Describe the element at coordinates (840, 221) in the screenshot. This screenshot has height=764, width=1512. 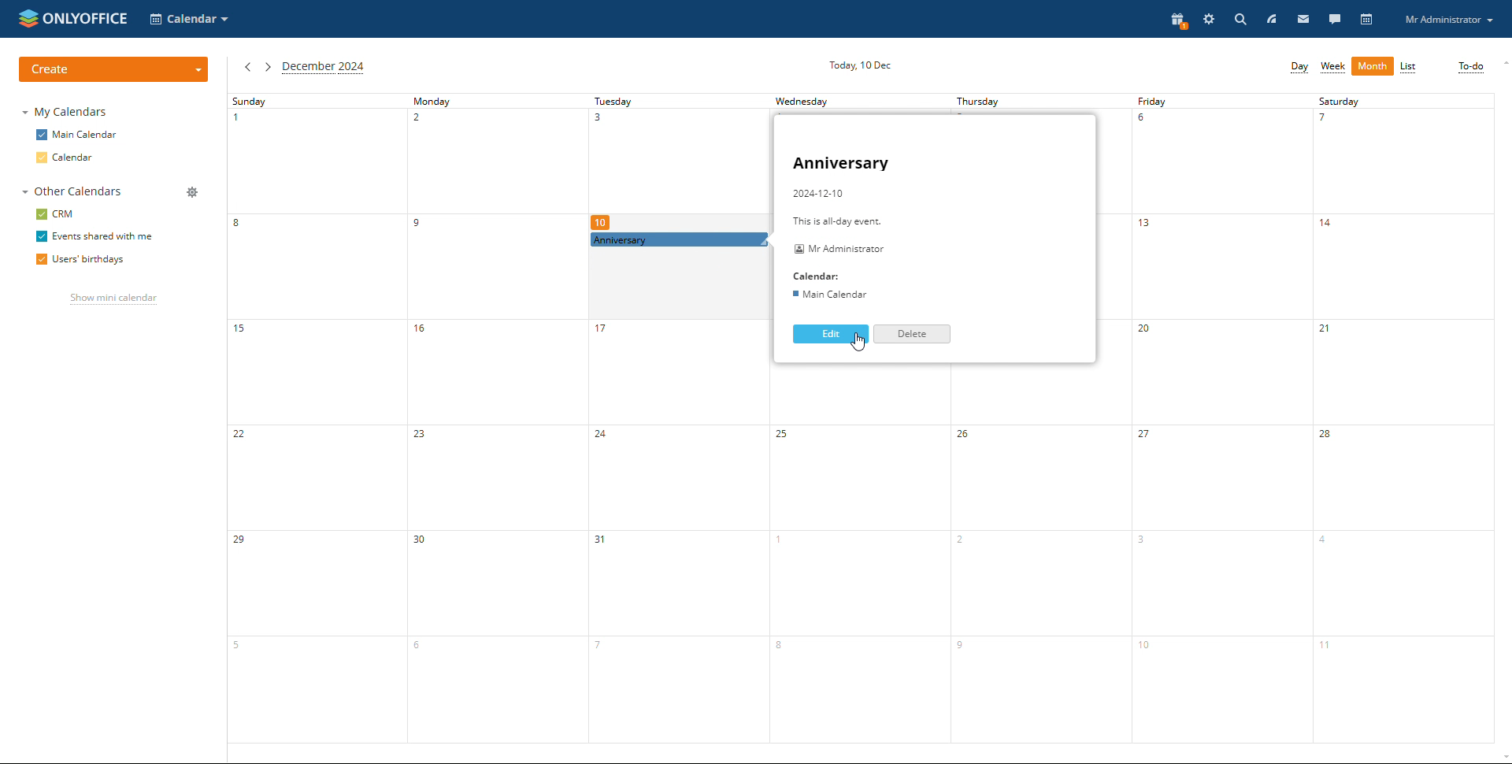
I see `This is all-day event.` at that location.